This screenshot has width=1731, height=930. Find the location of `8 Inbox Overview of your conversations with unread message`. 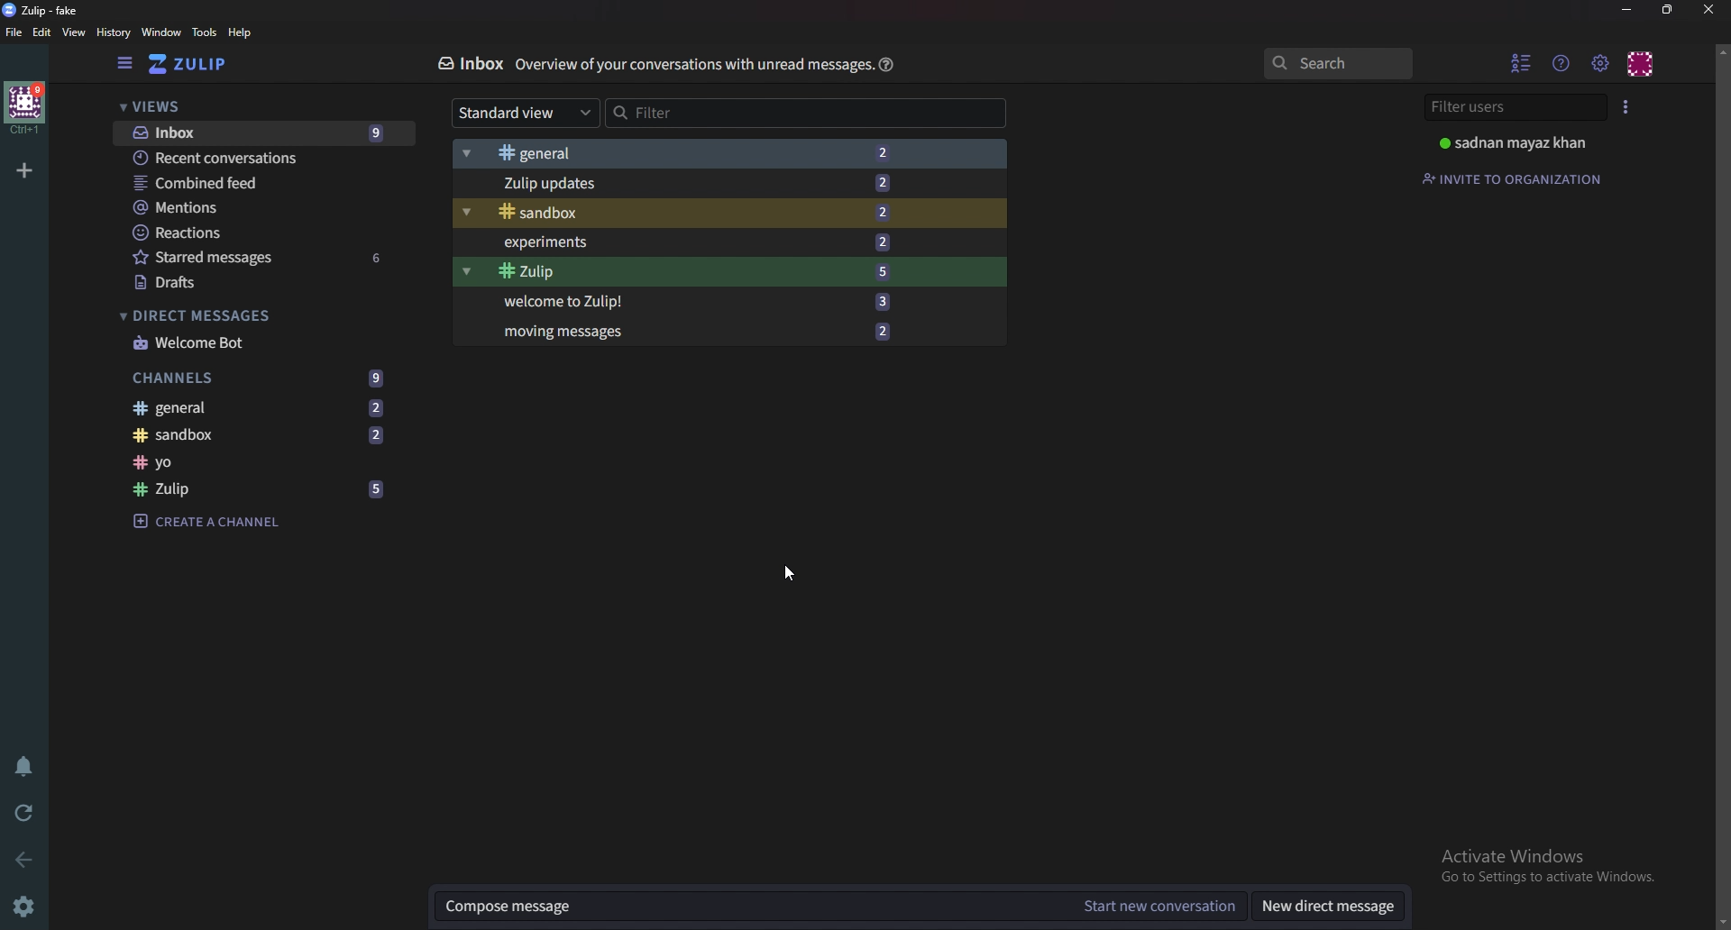

8 Inbox Overview of your conversations with unread message is located at coordinates (642, 62).